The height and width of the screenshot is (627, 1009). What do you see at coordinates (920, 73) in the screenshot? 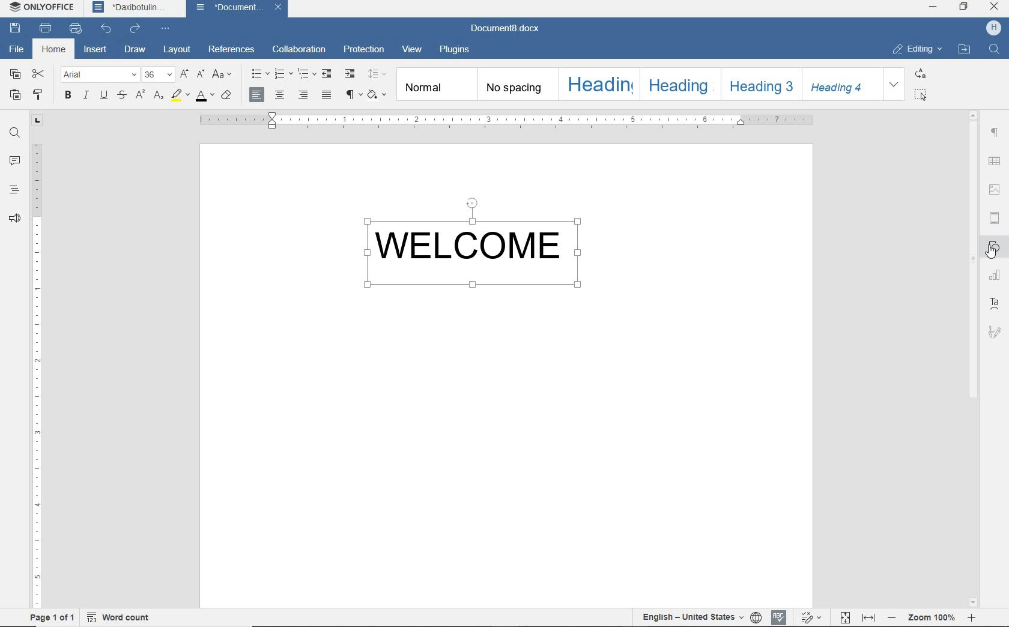
I see `REPLACE` at bounding box center [920, 73].